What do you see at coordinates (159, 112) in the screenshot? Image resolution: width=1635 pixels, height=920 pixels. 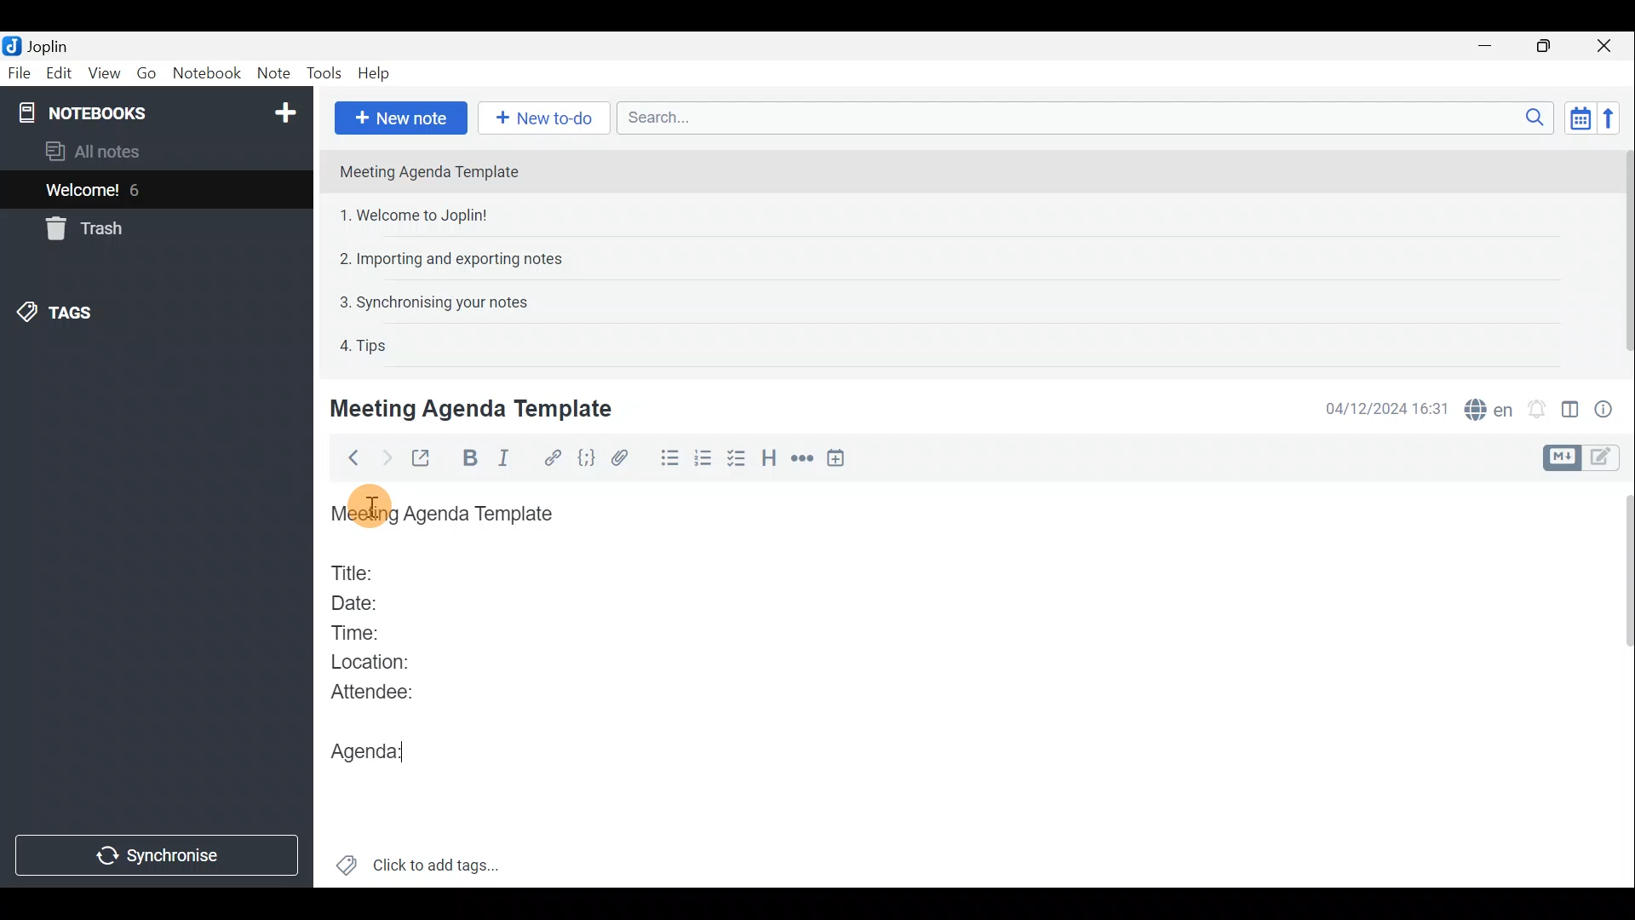 I see `Notebooks` at bounding box center [159, 112].